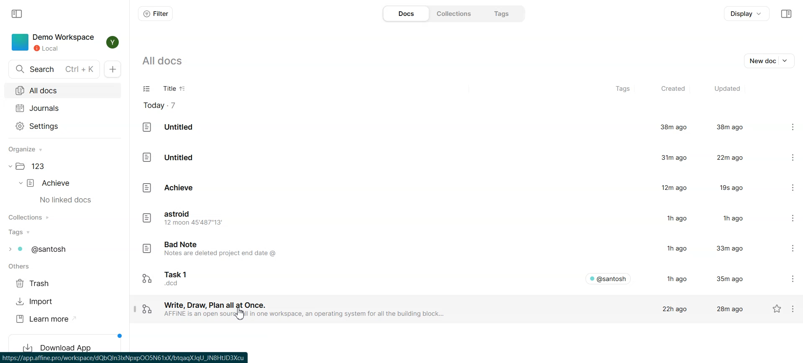 This screenshot has width=803, height=363. I want to click on Doc file, so click(449, 219).